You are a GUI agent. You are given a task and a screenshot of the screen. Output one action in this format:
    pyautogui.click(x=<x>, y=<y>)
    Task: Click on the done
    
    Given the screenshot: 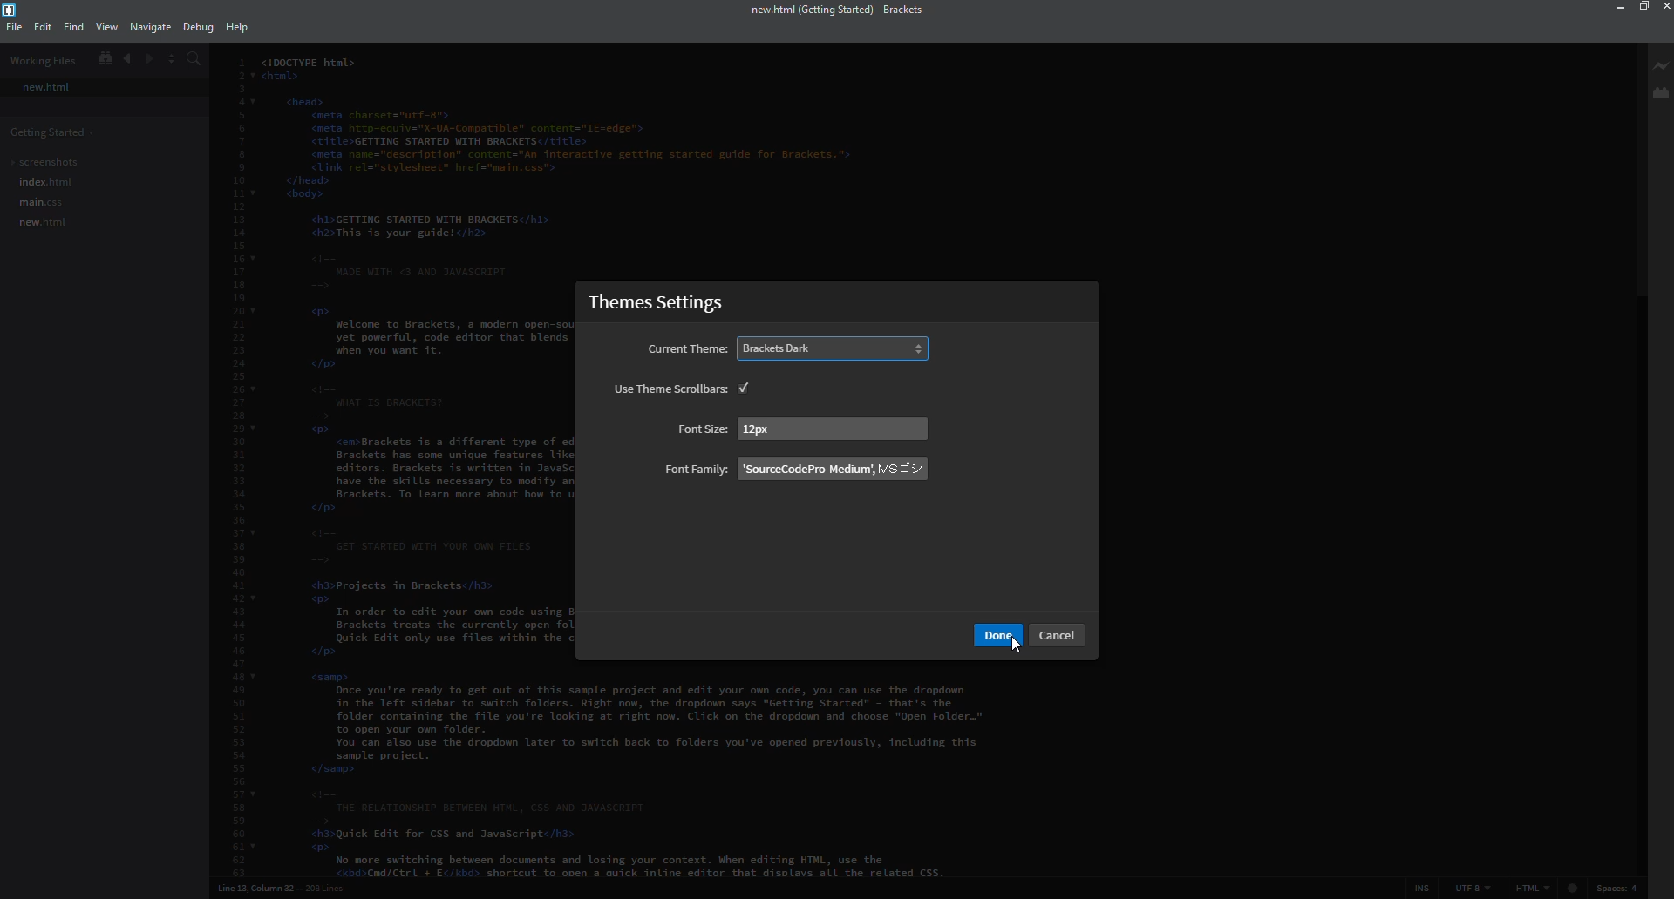 What is the action you would take?
    pyautogui.click(x=998, y=636)
    